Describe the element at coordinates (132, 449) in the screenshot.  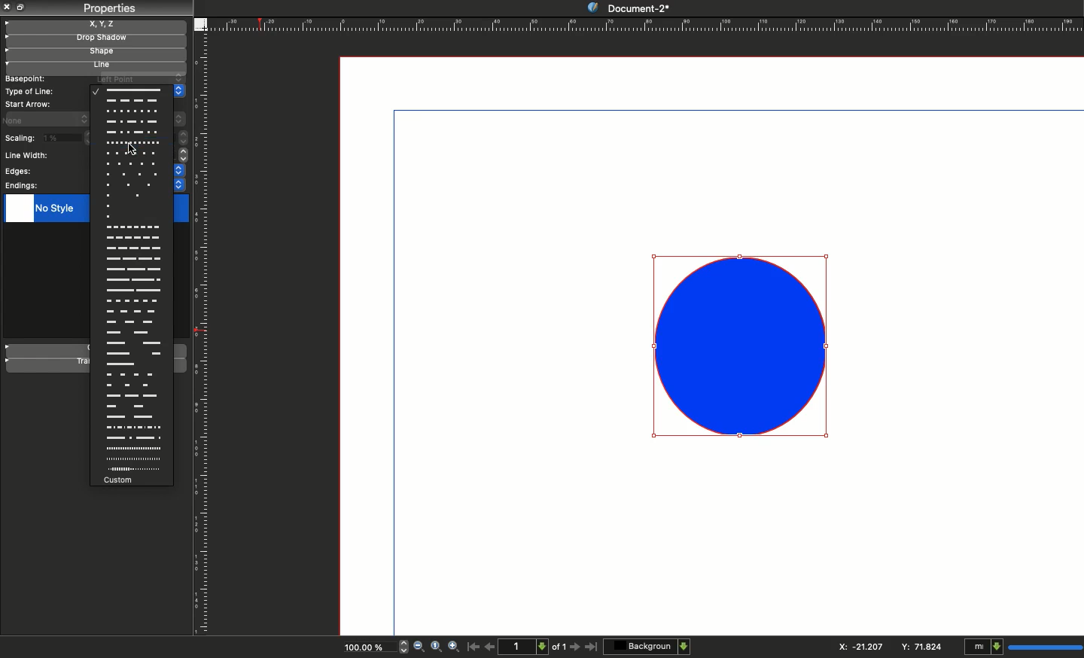
I see `line option` at that location.